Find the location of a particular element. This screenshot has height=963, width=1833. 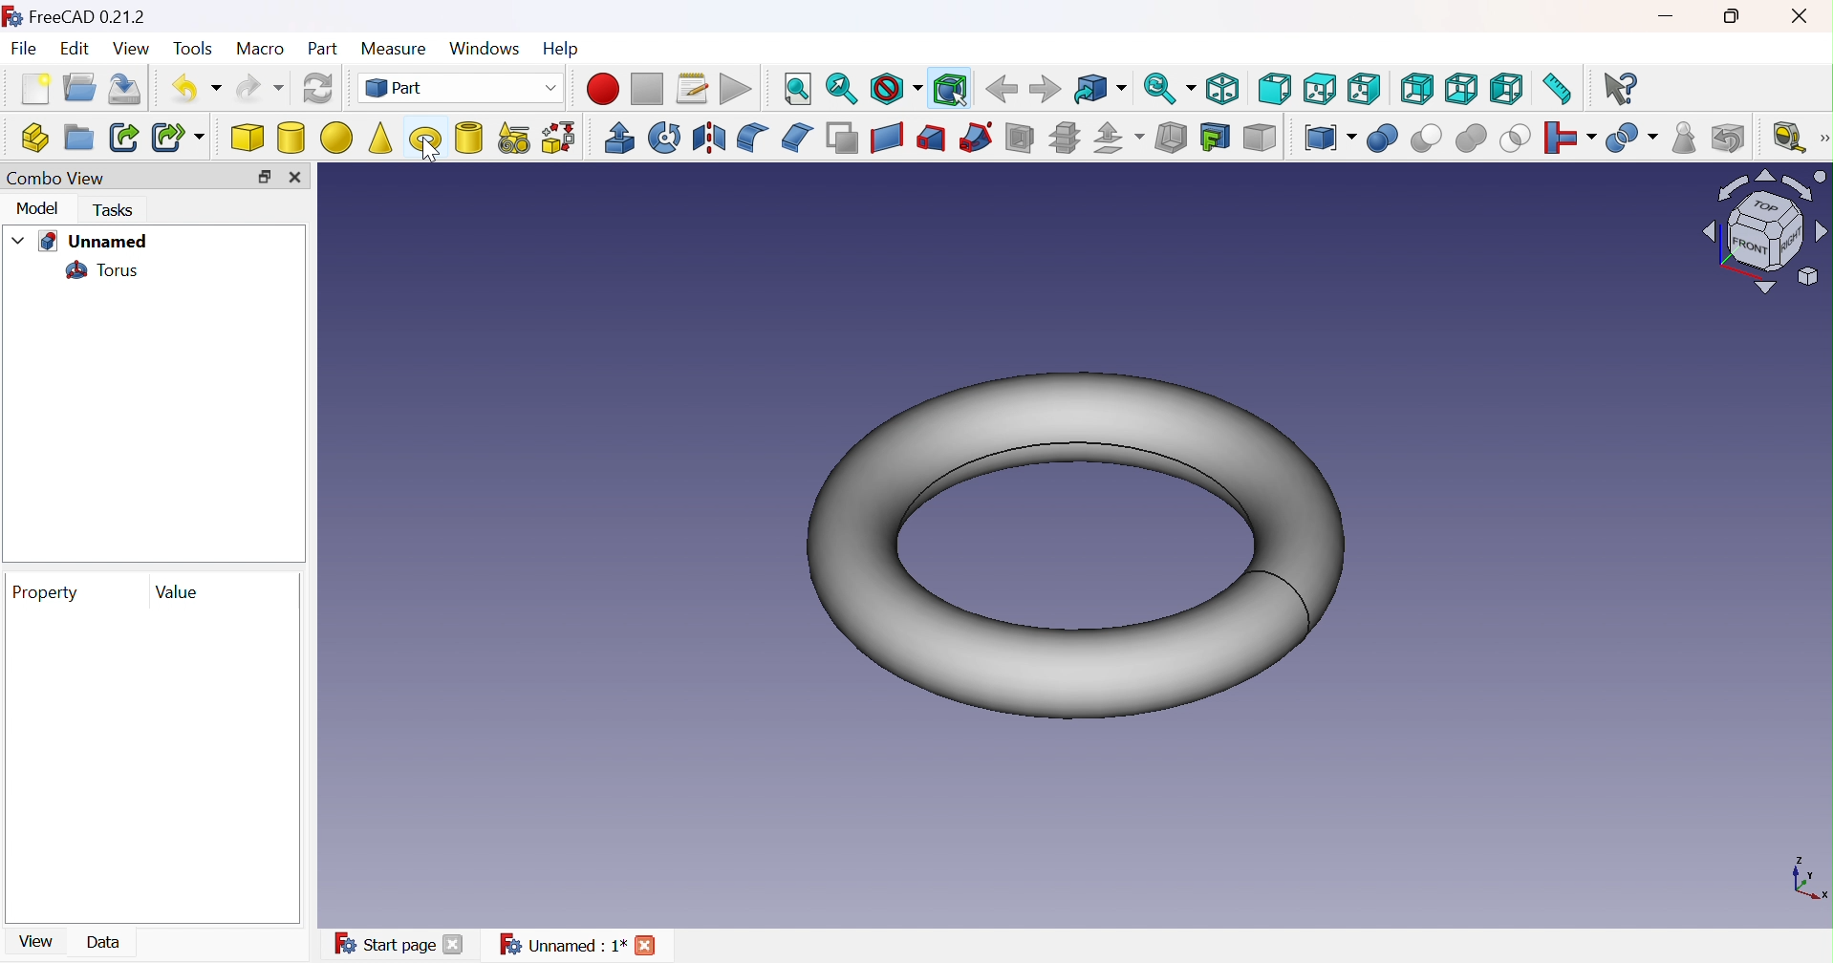

Macro recording is located at coordinates (603, 89).